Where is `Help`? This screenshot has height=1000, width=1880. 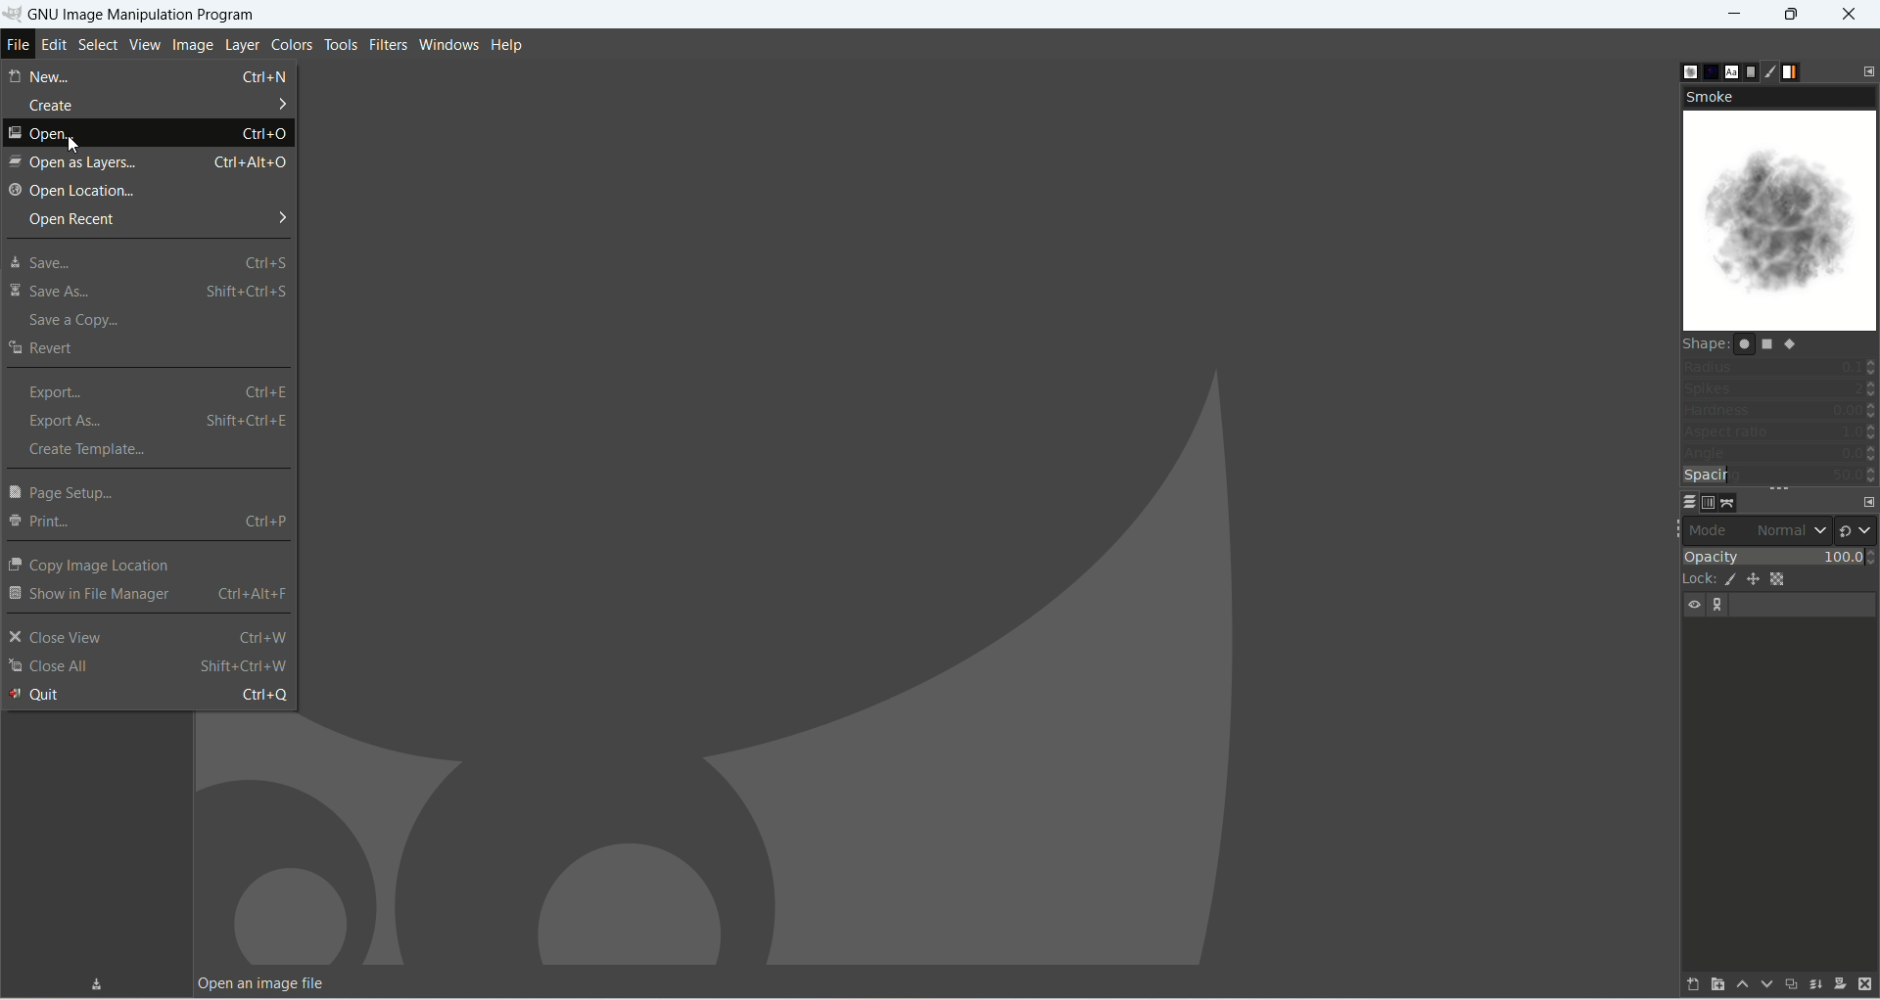 Help is located at coordinates (516, 43).